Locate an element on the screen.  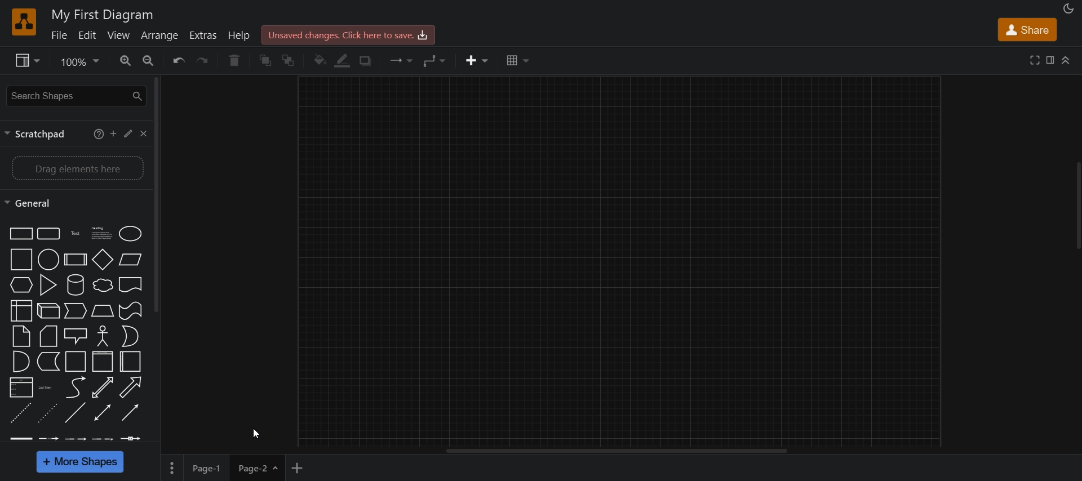
more is located at coordinates (1070, 61).